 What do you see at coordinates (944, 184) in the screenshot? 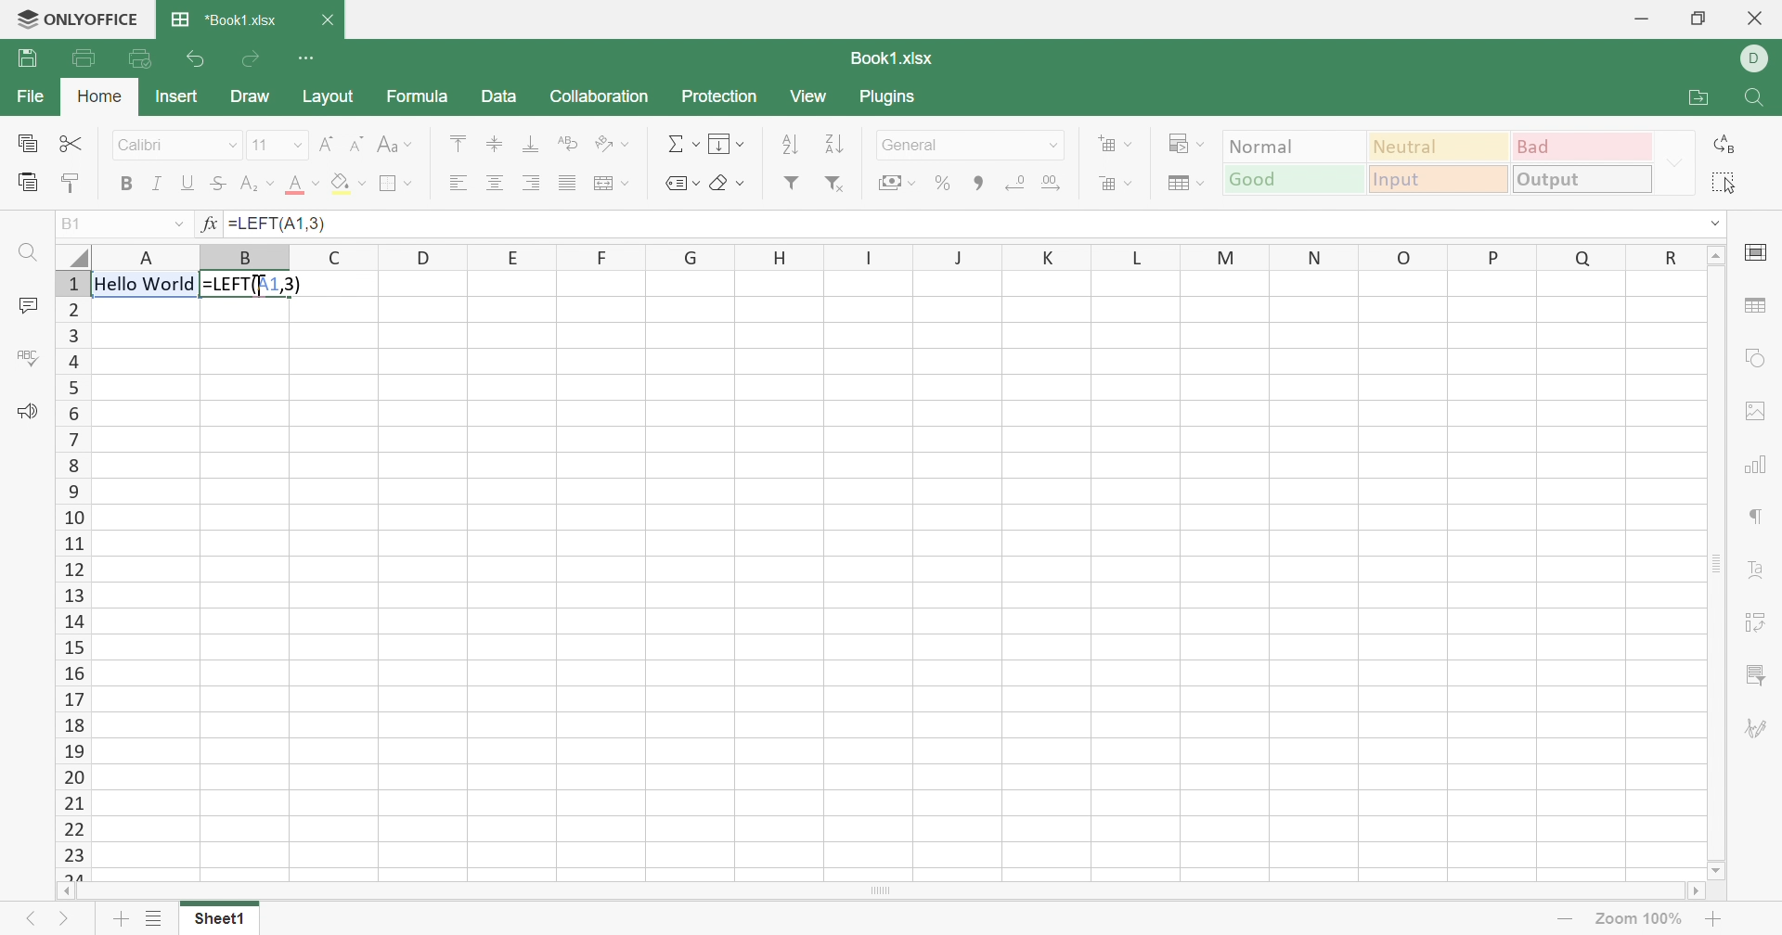
I see `Percent style` at bounding box center [944, 184].